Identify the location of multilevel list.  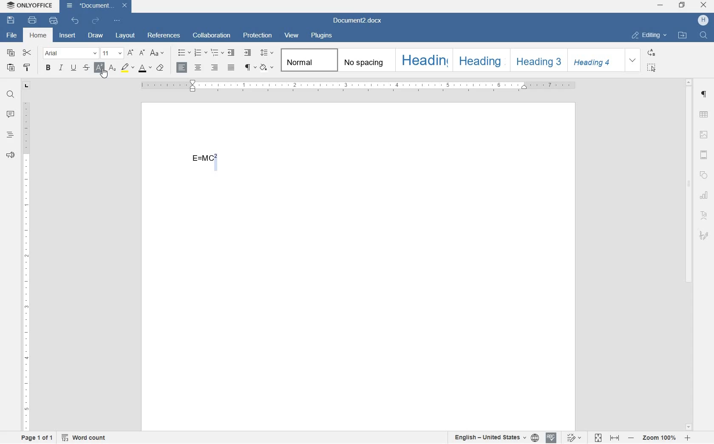
(218, 53).